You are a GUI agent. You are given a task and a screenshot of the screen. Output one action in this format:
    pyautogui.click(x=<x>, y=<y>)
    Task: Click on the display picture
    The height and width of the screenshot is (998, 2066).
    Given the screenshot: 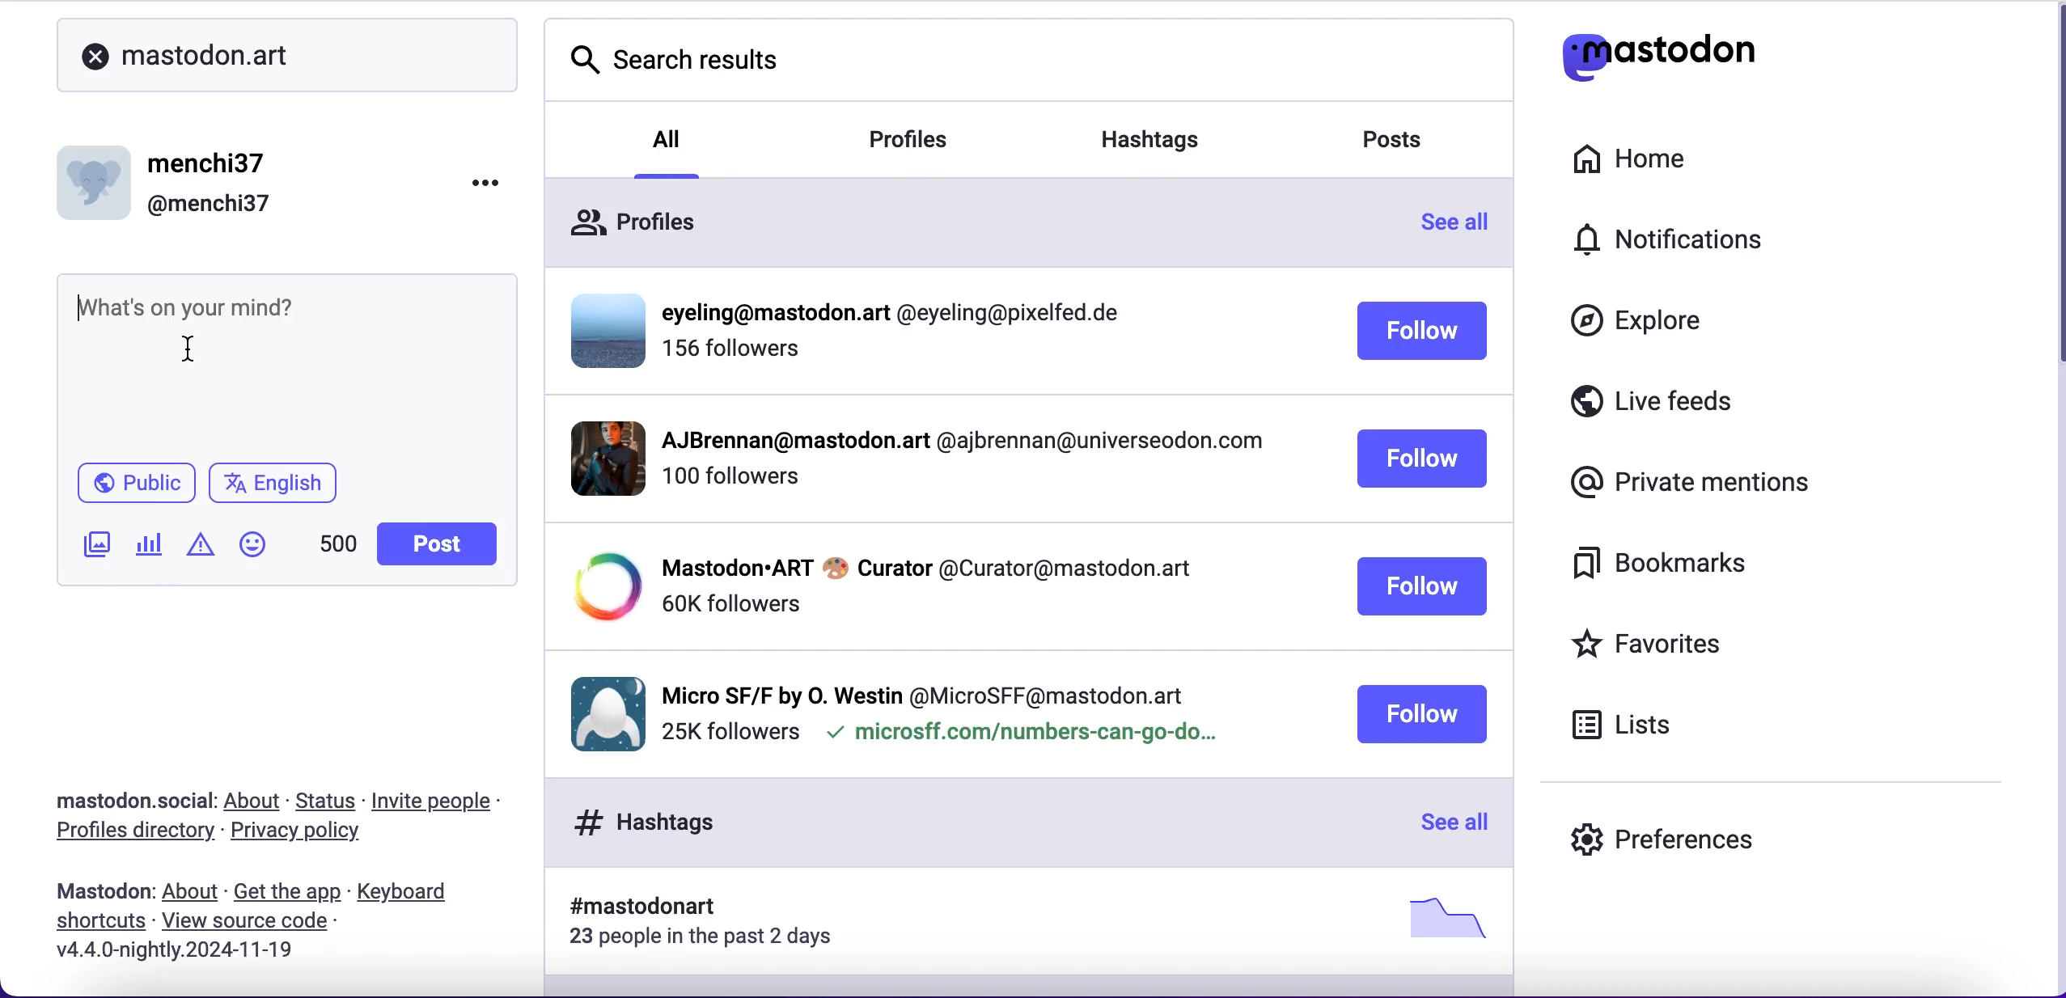 What is the action you would take?
    pyautogui.click(x=595, y=457)
    